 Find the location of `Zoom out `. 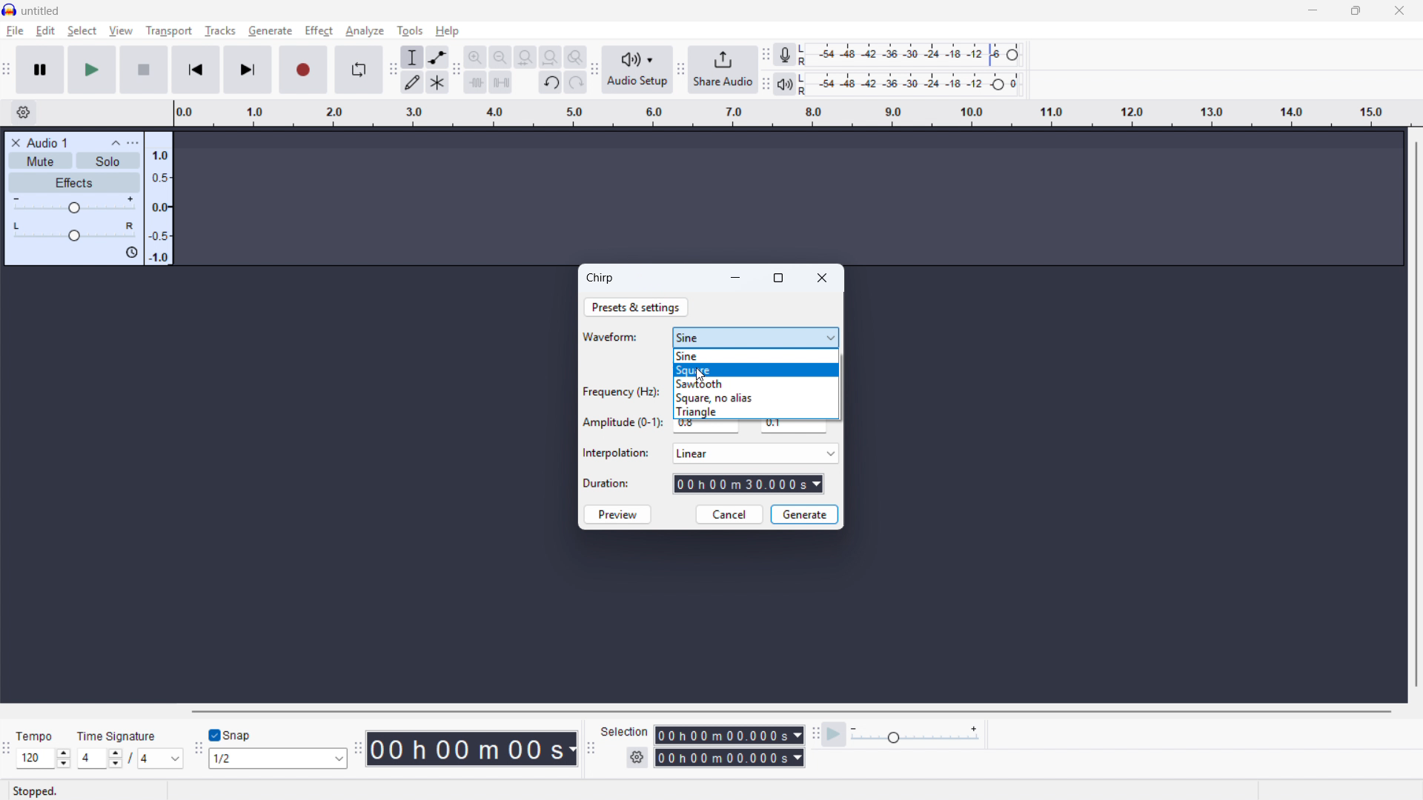

Zoom out  is located at coordinates (500, 57).